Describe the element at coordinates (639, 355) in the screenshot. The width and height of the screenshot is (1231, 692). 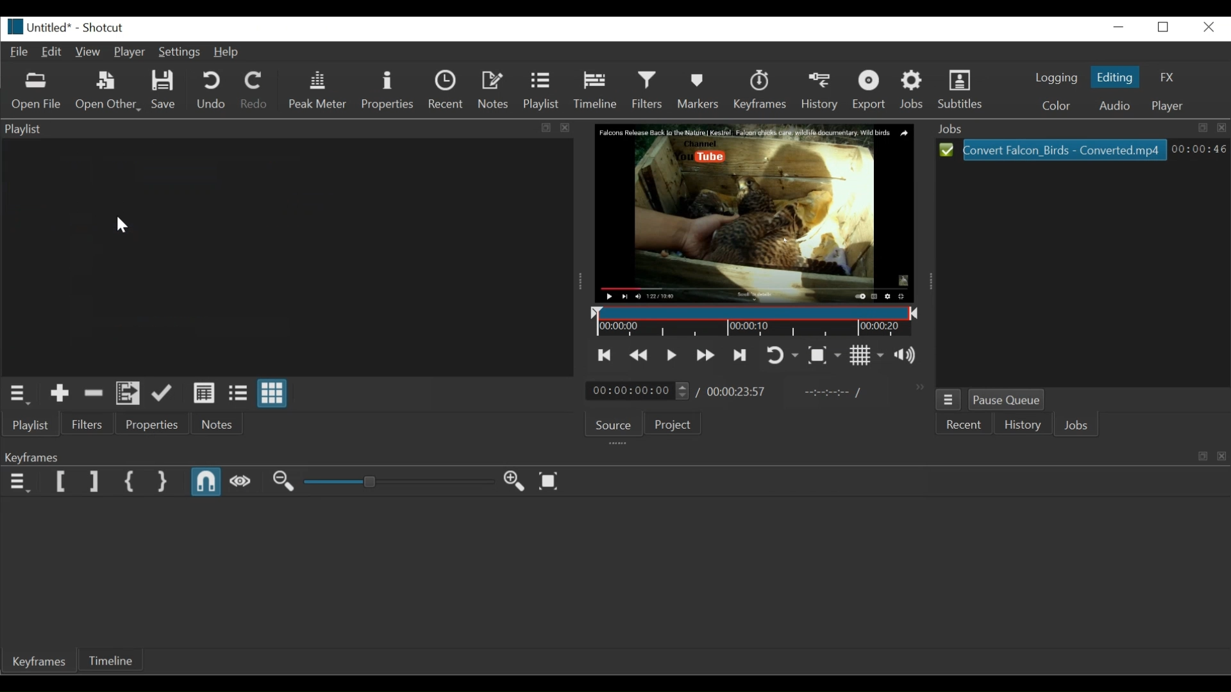
I see `Play quickly backward` at that location.